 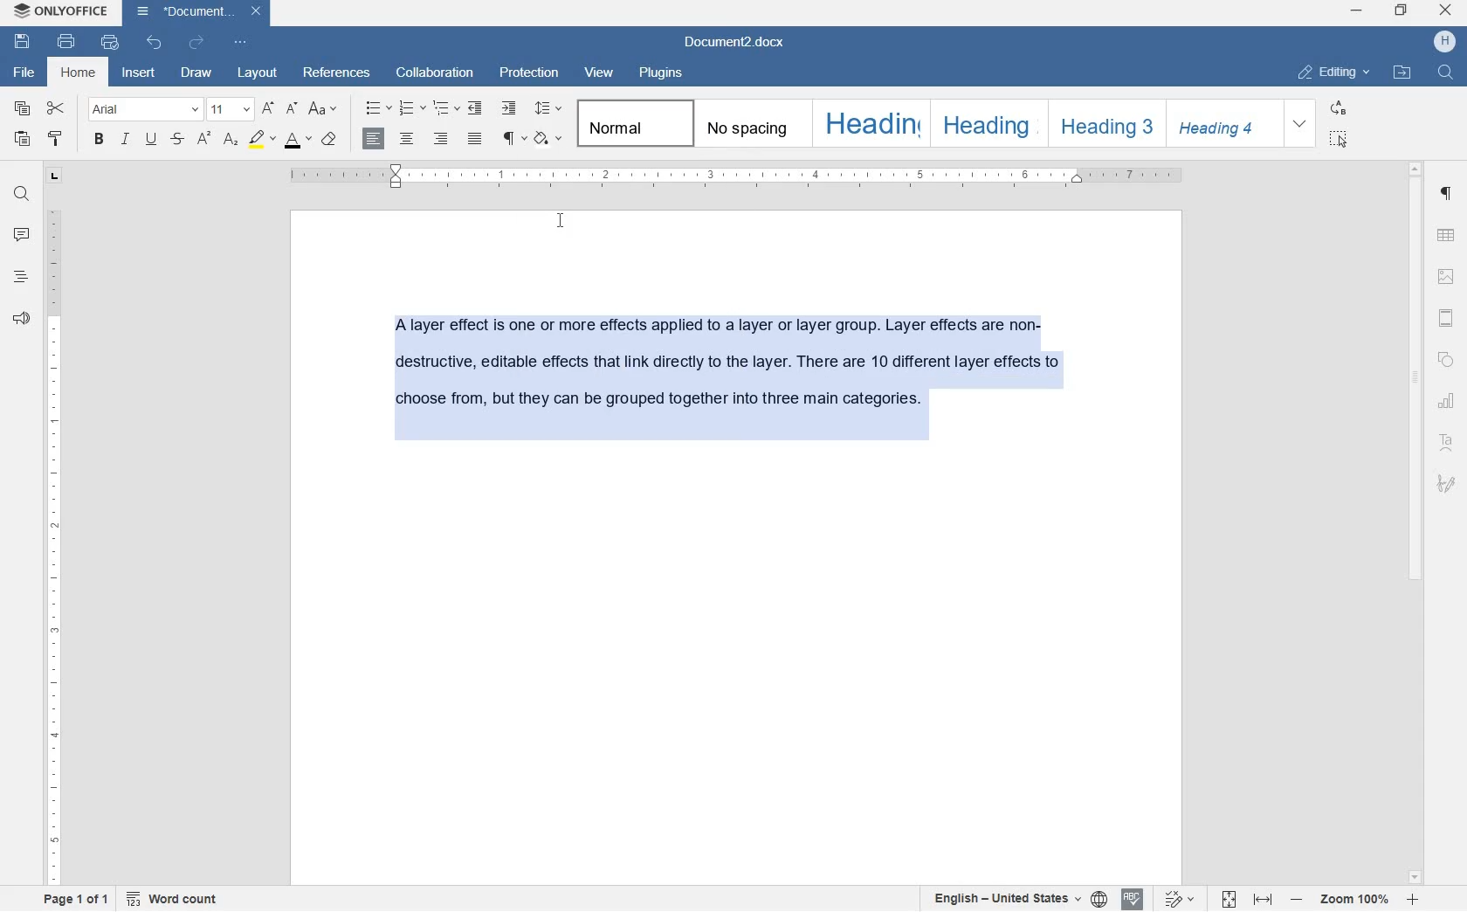 I want to click on references, so click(x=336, y=74).